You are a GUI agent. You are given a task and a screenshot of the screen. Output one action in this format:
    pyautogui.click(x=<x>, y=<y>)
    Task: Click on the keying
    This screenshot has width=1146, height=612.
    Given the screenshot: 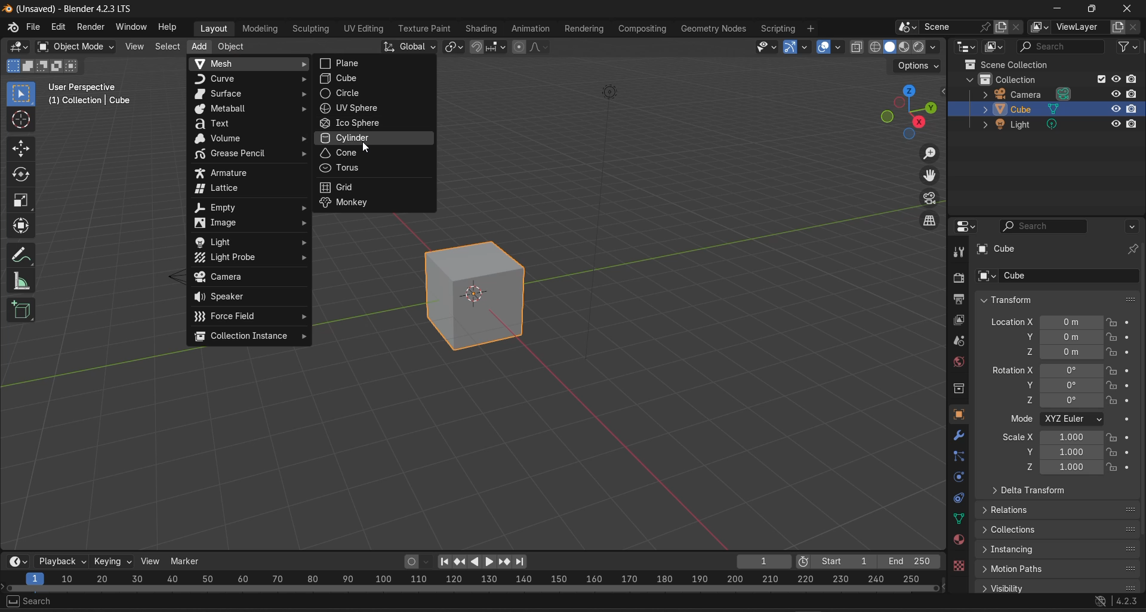 What is the action you would take?
    pyautogui.click(x=114, y=562)
    